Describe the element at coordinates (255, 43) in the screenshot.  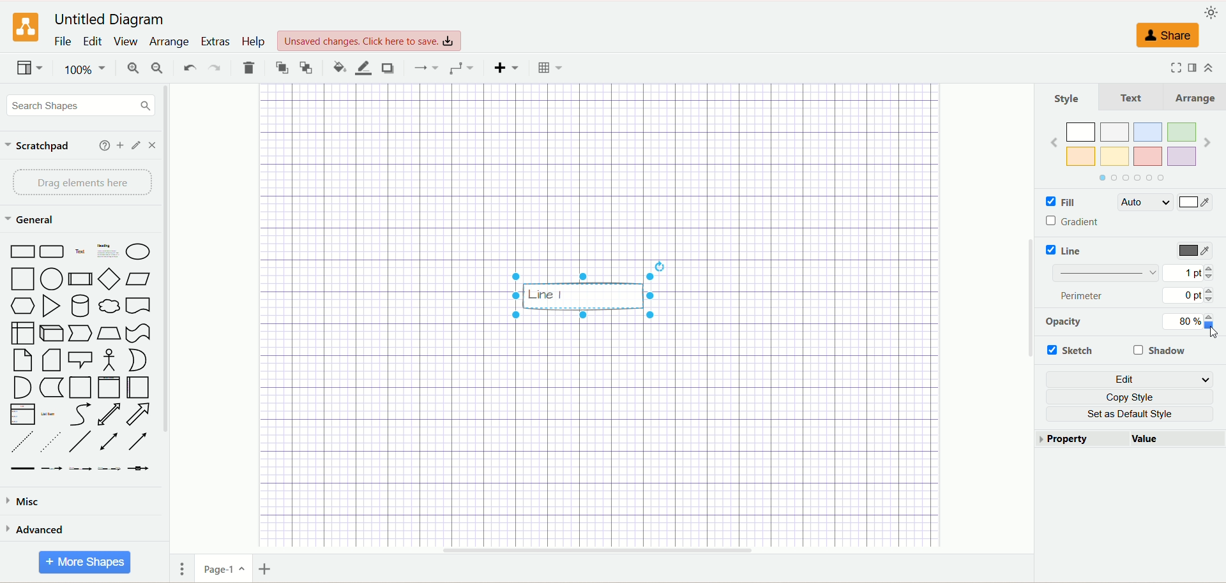
I see `help` at that location.